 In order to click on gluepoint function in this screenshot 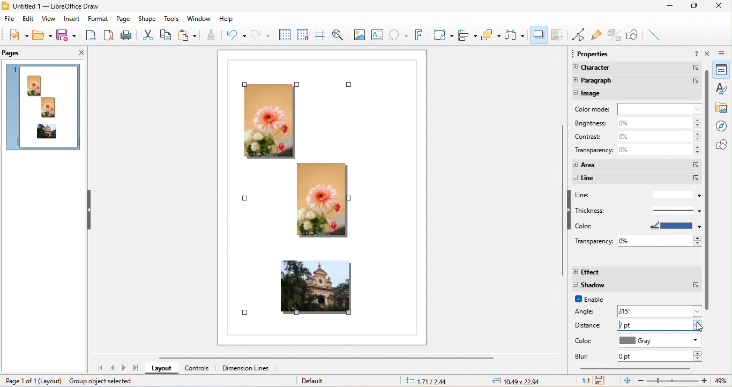, I will do `click(597, 35)`.